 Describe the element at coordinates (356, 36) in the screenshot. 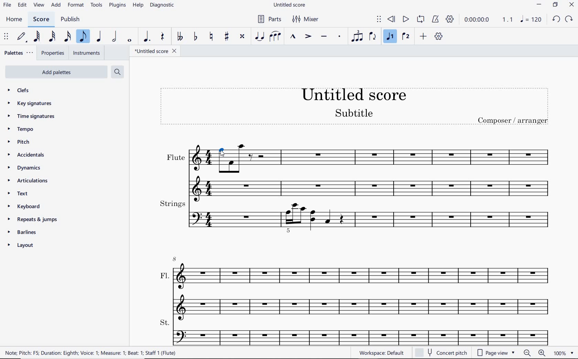

I see `TUPLET` at that location.